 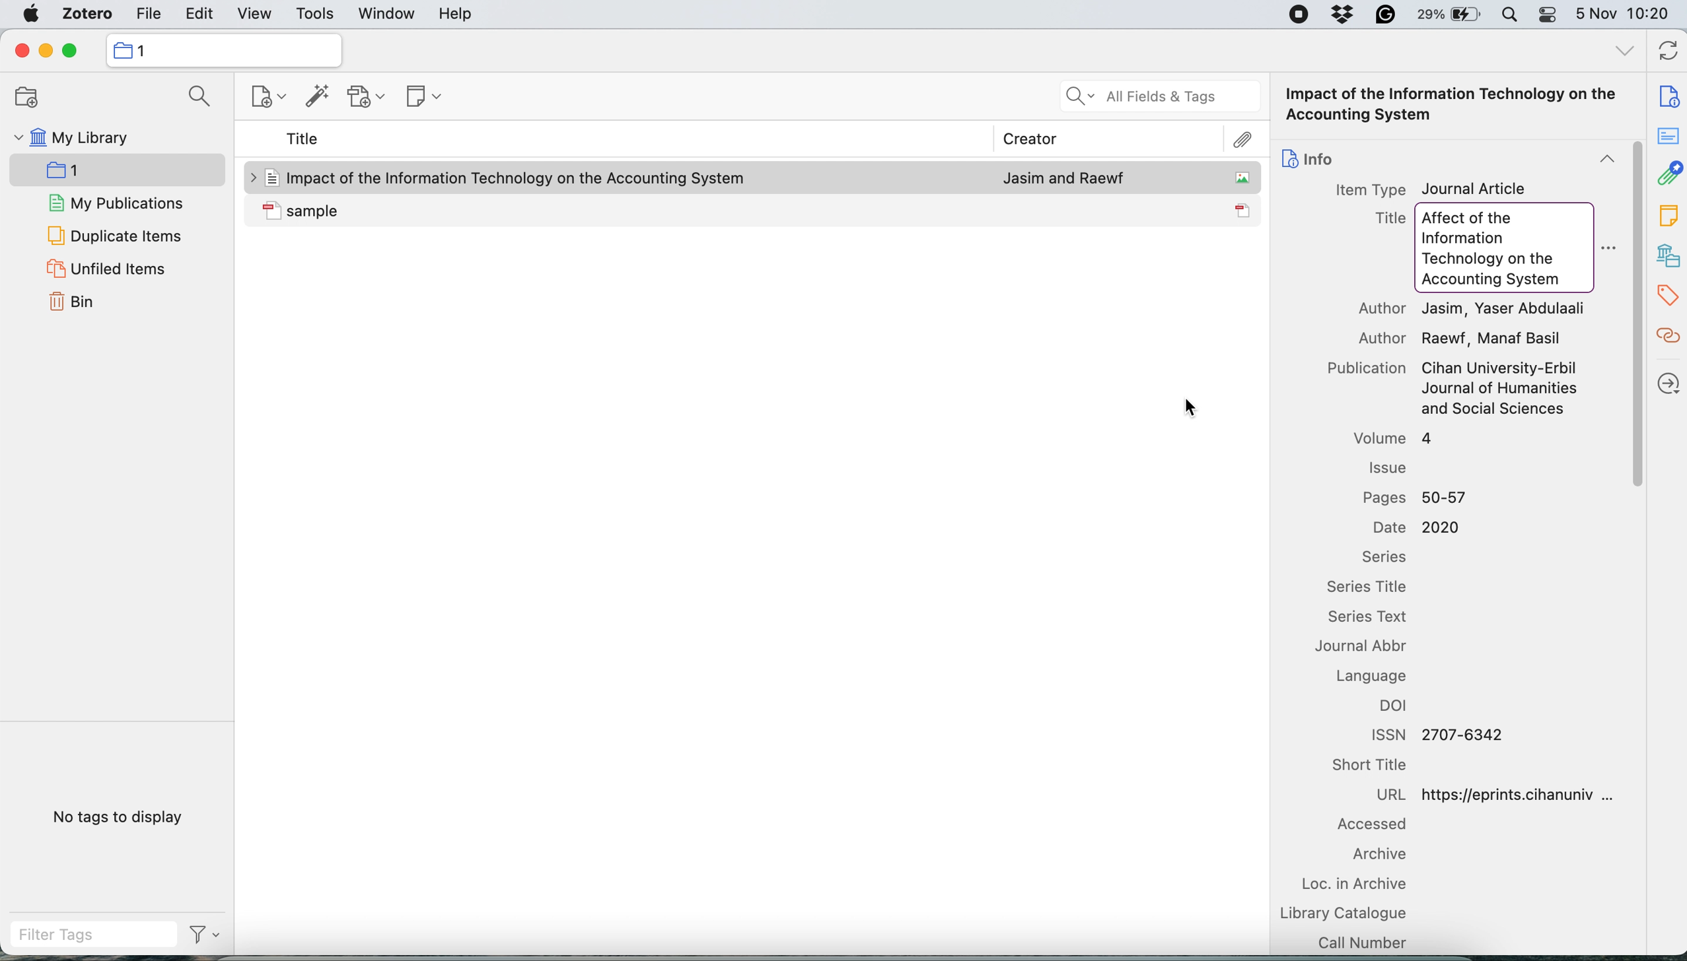 I want to click on of the, so click(x=1493, y=219).